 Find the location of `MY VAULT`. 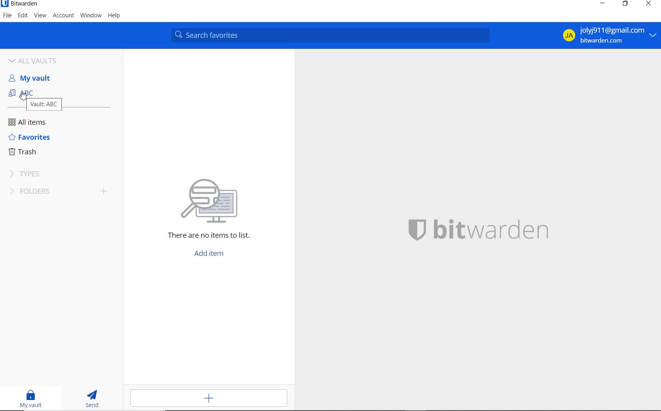

MY VAULT is located at coordinates (32, 399).